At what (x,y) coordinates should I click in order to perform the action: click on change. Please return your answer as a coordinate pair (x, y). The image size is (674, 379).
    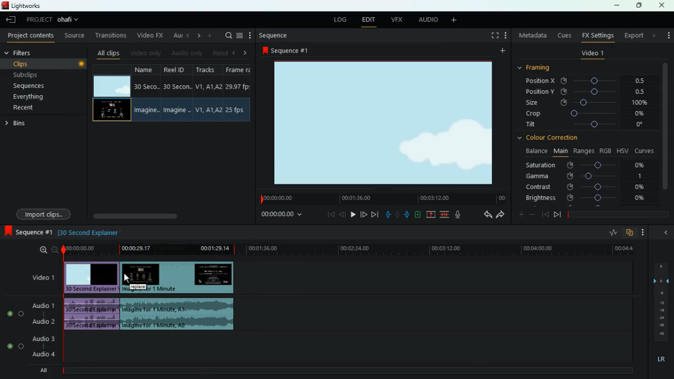
    Looking at the image, I should click on (197, 36).